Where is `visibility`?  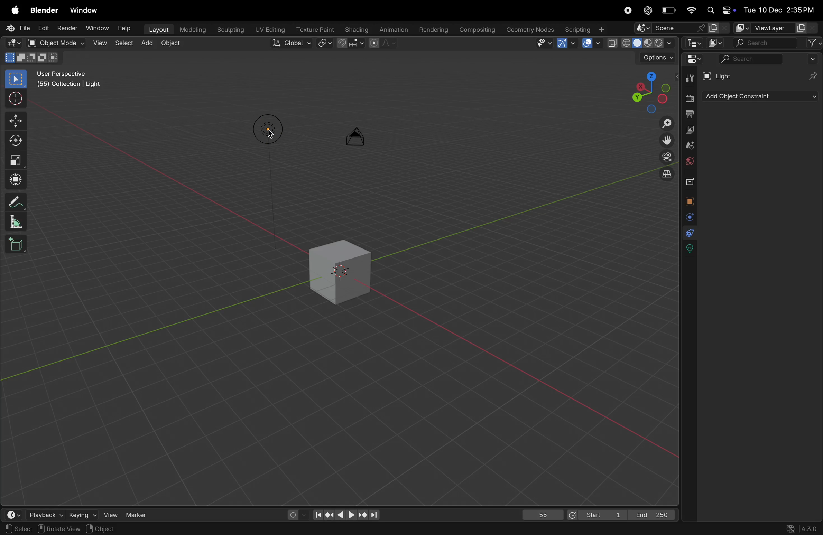
visibility is located at coordinates (542, 43).